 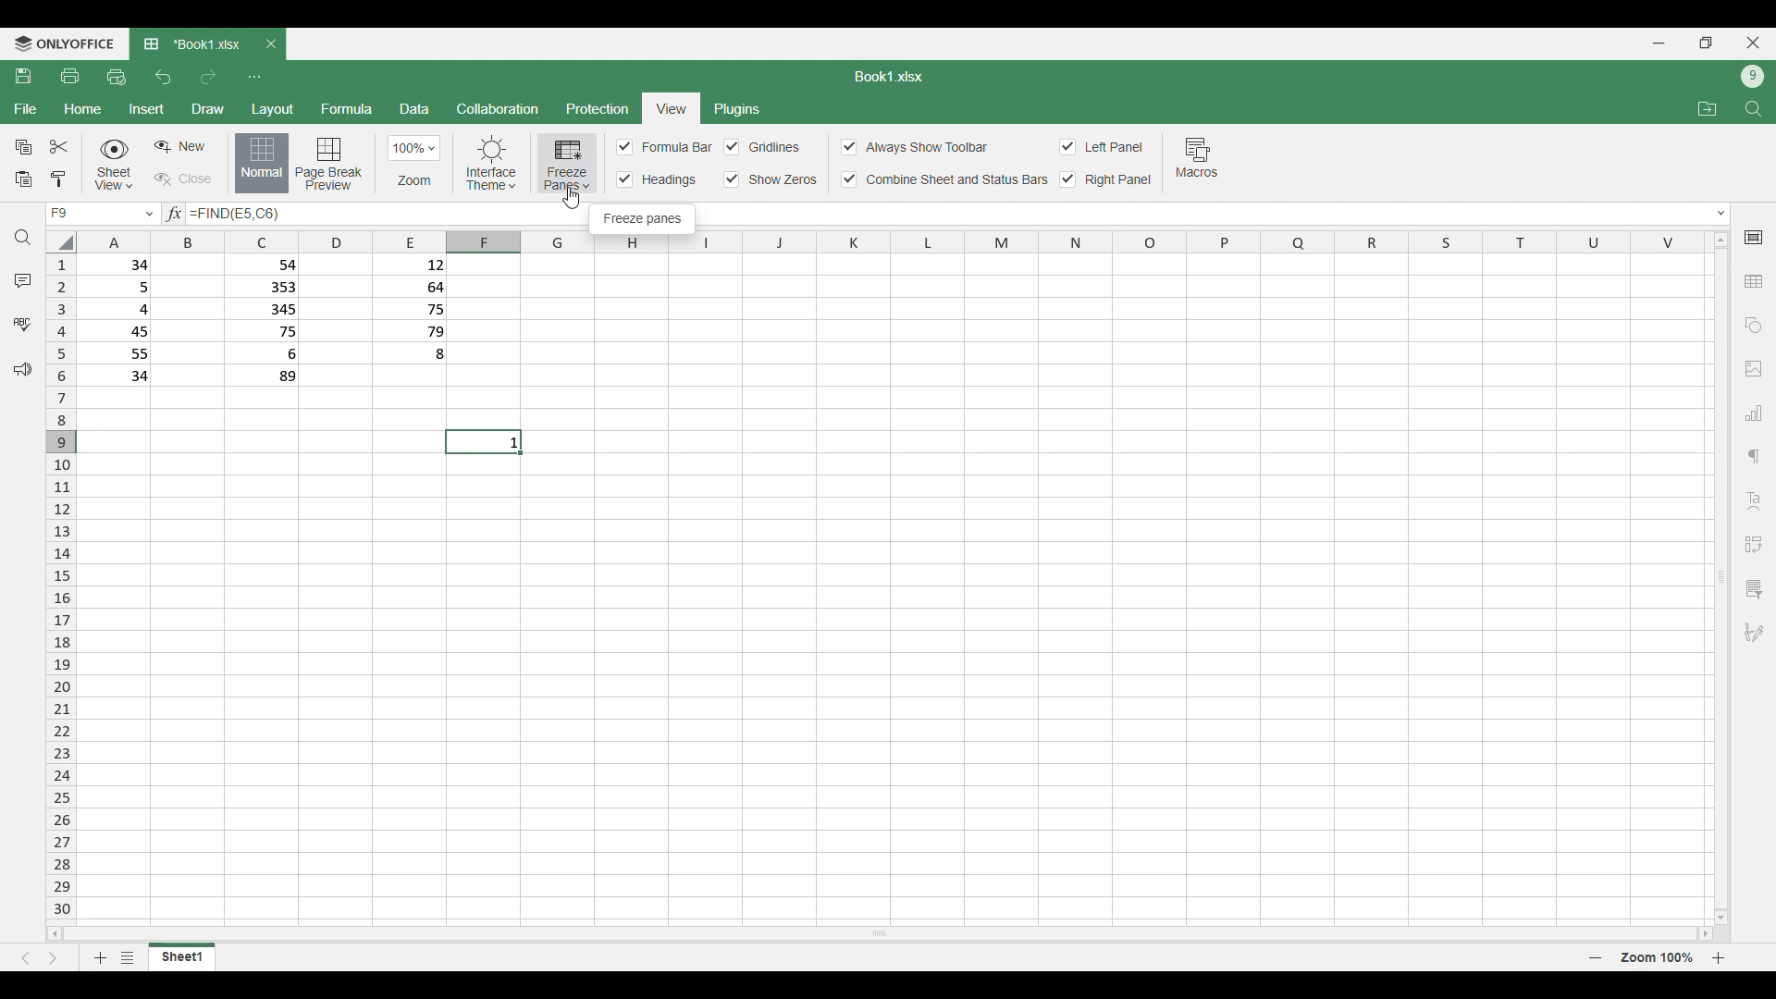 I want to click on input formula, so click(x=178, y=216).